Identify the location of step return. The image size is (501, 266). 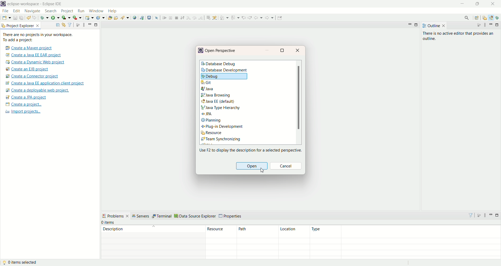
(201, 18).